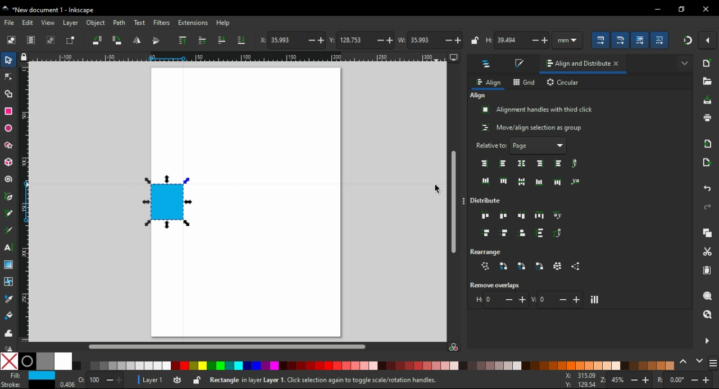  I want to click on Horizontal ruler, so click(238, 57).